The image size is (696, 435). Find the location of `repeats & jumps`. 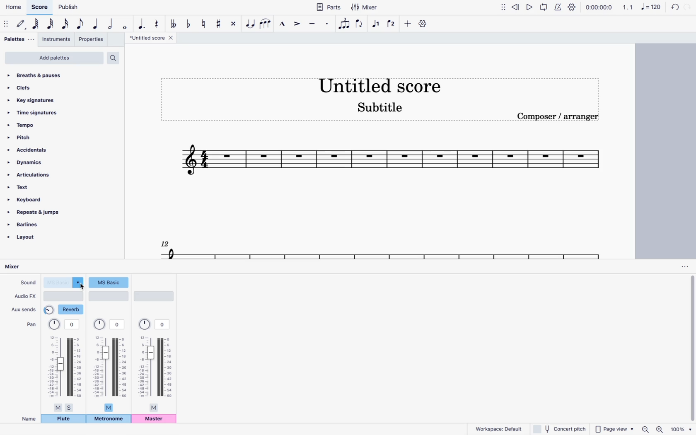

repeats & jumps is located at coordinates (39, 213).